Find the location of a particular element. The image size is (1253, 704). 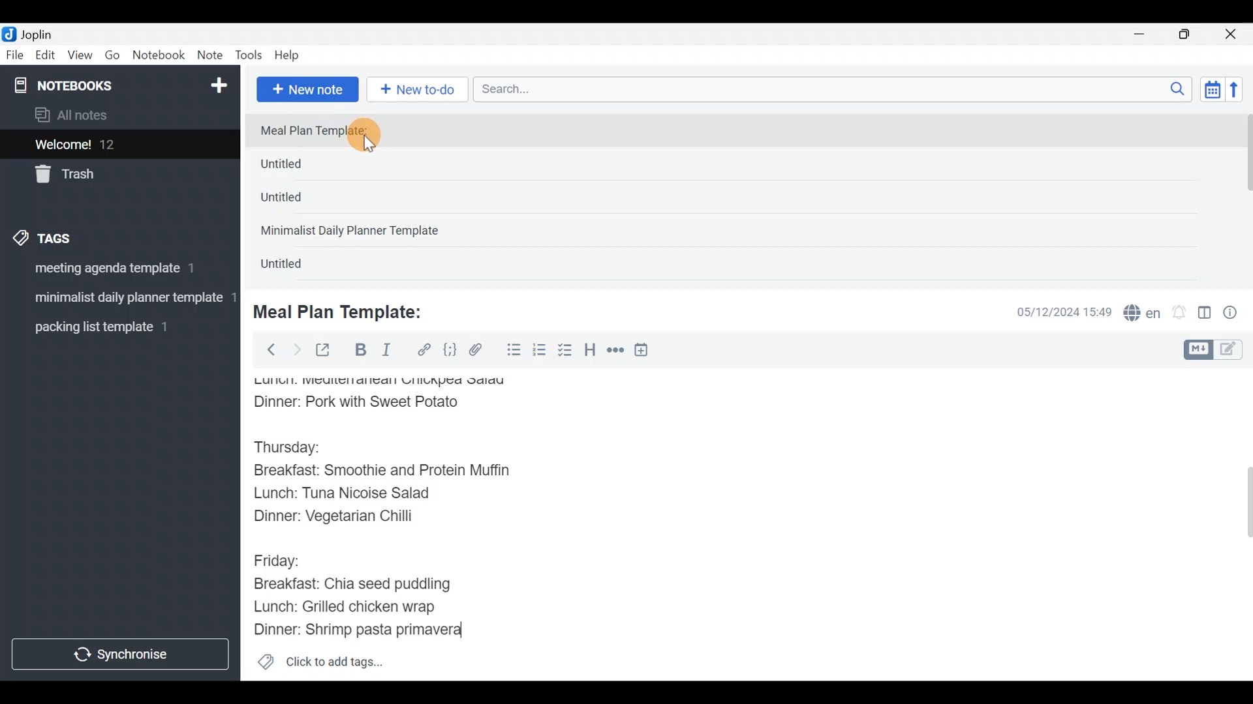

Meal Plan Template: is located at coordinates (346, 310).